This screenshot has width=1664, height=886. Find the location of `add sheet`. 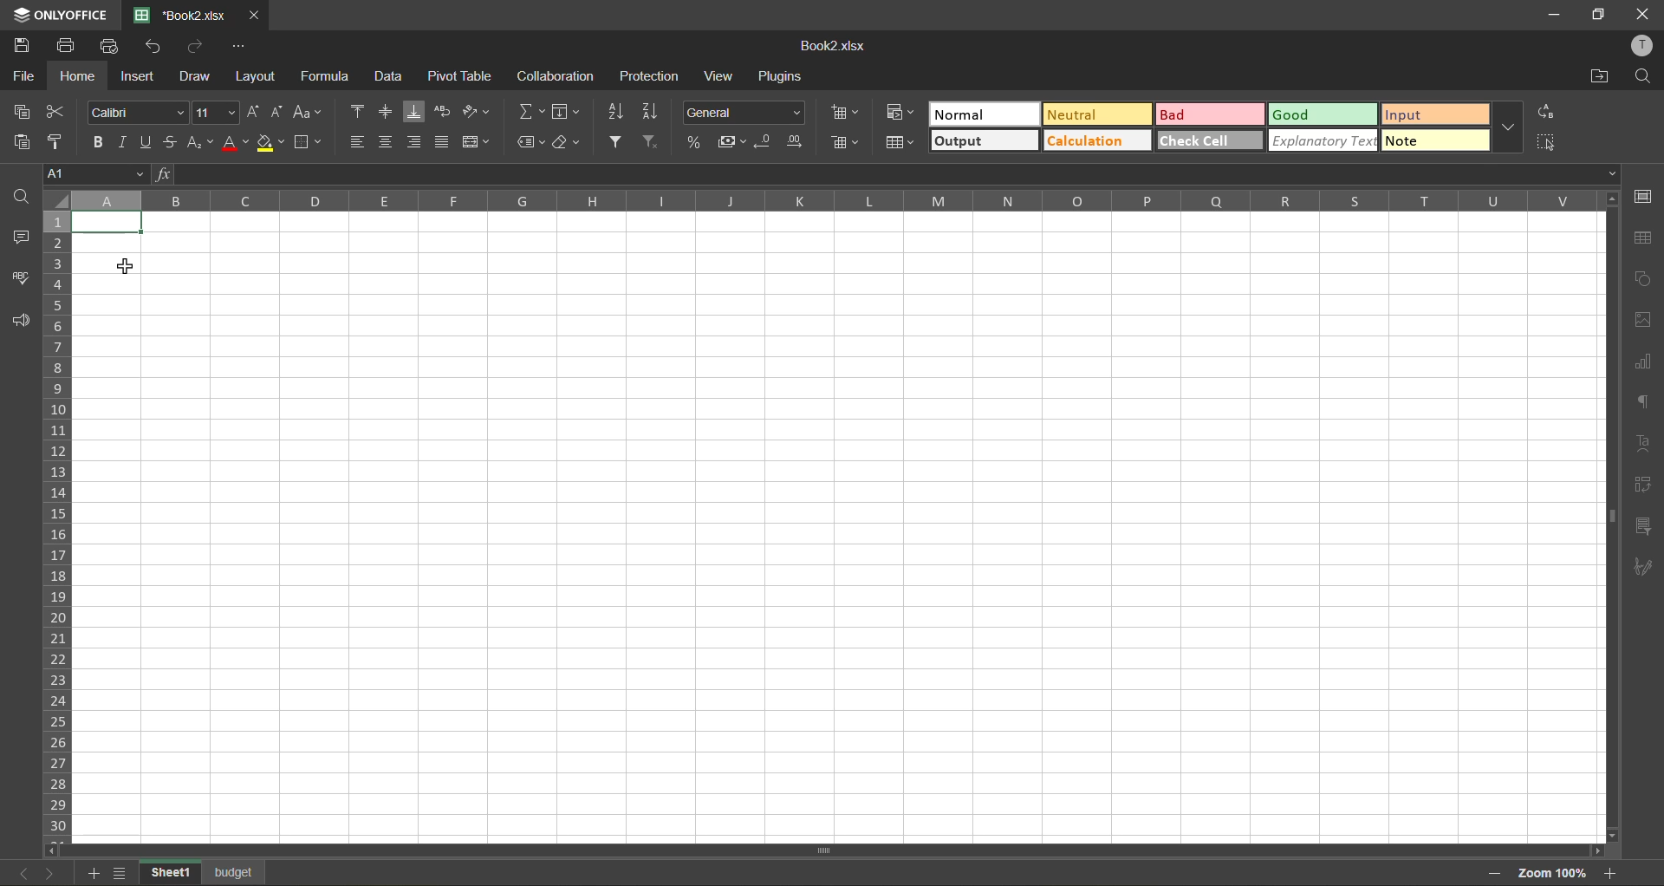

add sheet is located at coordinates (93, 873).